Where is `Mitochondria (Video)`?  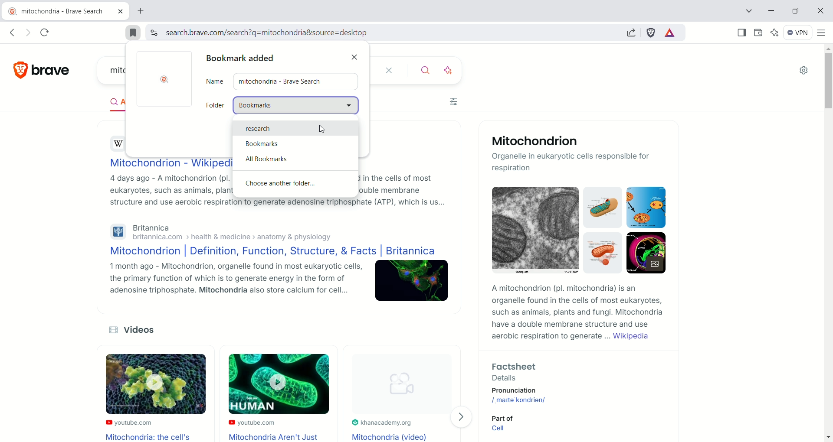
Mitochondria (Video) is located at coordinates (391, 436).